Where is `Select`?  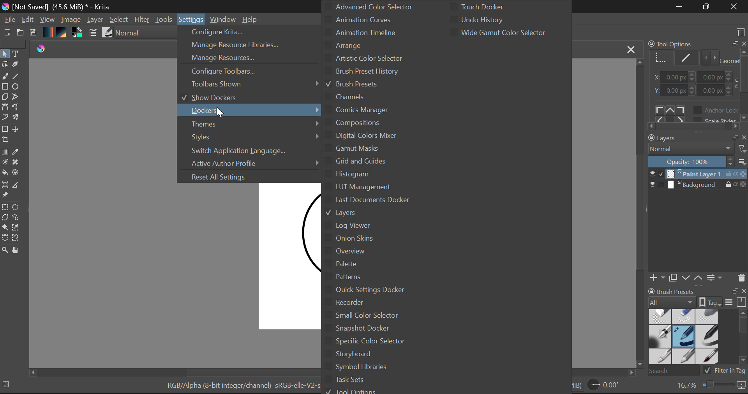 Select is located at coordinates (5, 54).